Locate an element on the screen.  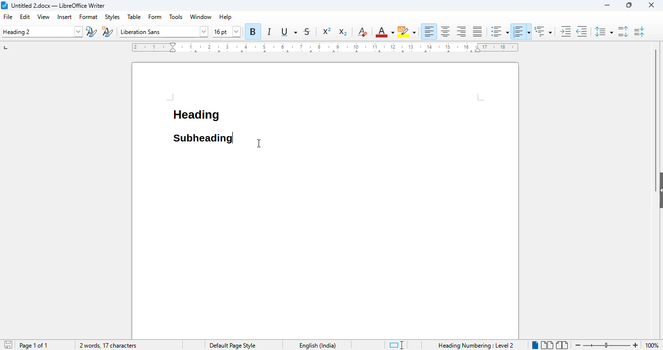
tools is located at coordinates (175, 17).